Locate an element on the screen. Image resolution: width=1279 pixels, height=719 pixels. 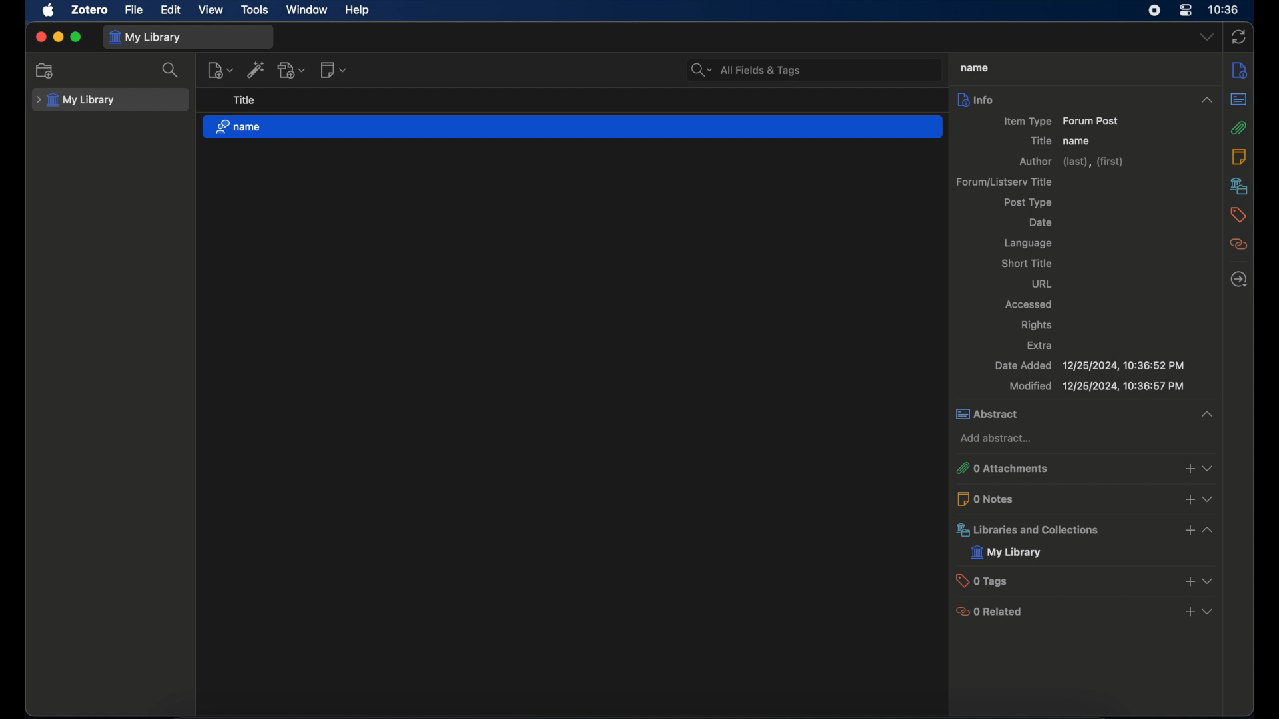
title is located at coordinates (975, 68).